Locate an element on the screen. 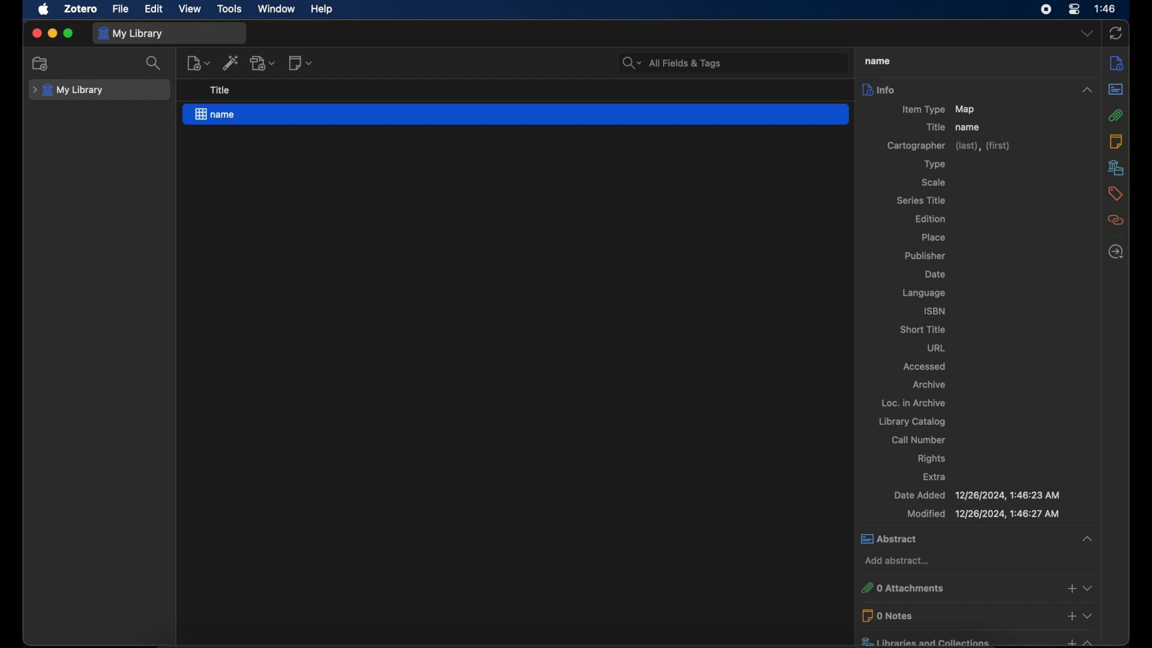 Image resolution: width=1152 pixels, height=648 pixels. libraries and collections is located at coordinates (950, 640).